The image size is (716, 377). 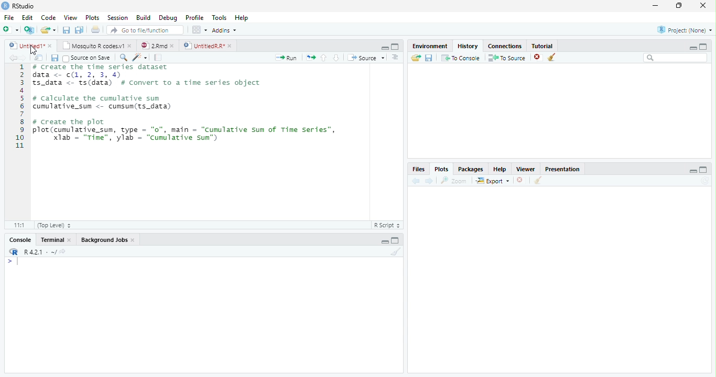 What do you see at coordinates (395, 58) in the screenshot?
I see `Alignment` at bounding box center [395, 58].